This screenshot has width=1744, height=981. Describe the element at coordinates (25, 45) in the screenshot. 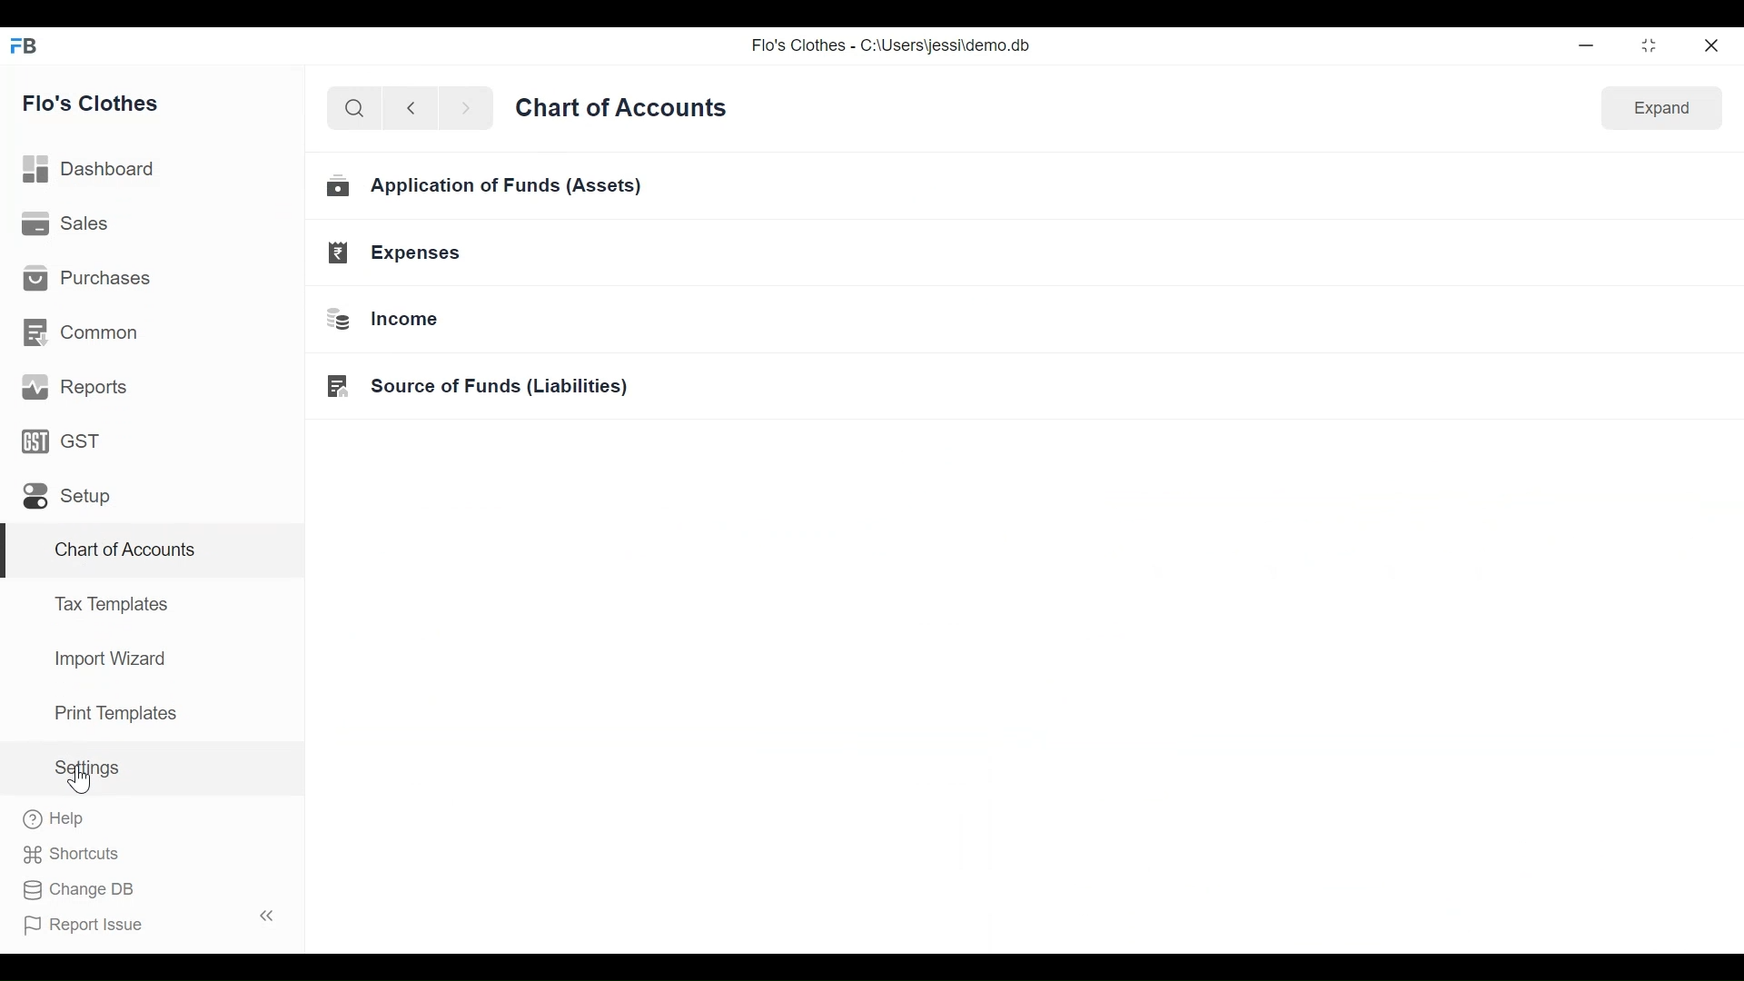

I see `FB` at that location.